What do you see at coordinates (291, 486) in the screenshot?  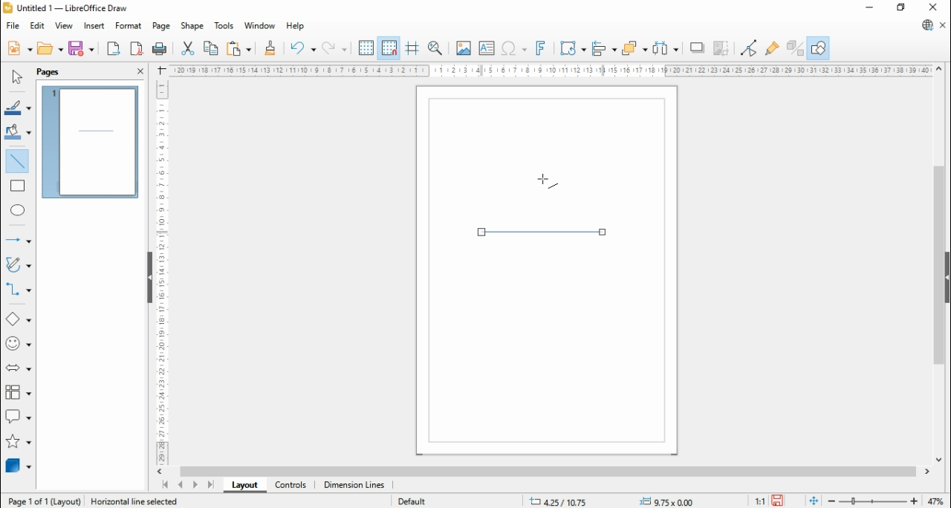 I see `controls` at bounding box center [291, 486].